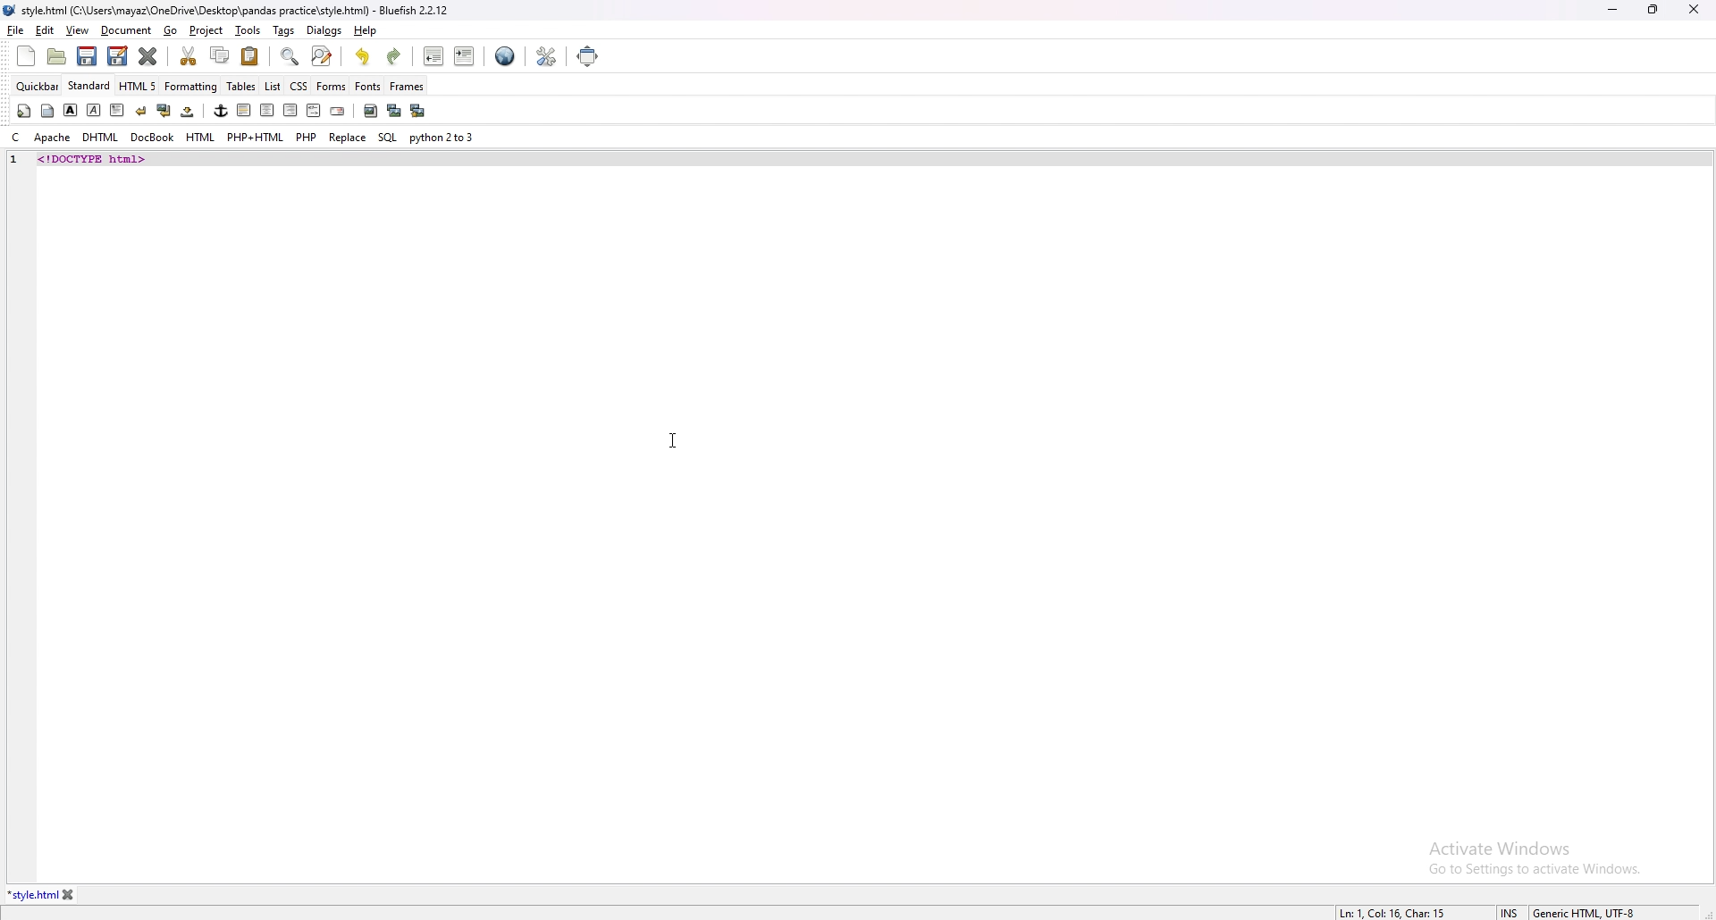 The width and height of the screenshot is (1716, 920). Describe the element at coordinates (172, 31) in the screenshot. I see `go` at that location.